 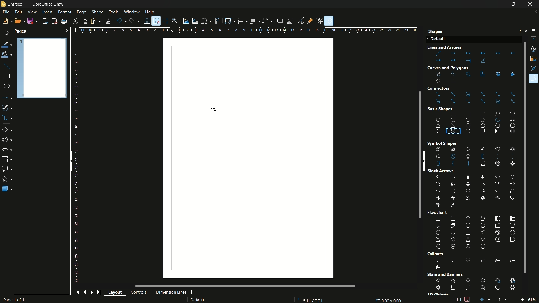 What do you see at coordinates (149, 12) in the screenshot?
I see `help menu` at bounding box center [149, 12].